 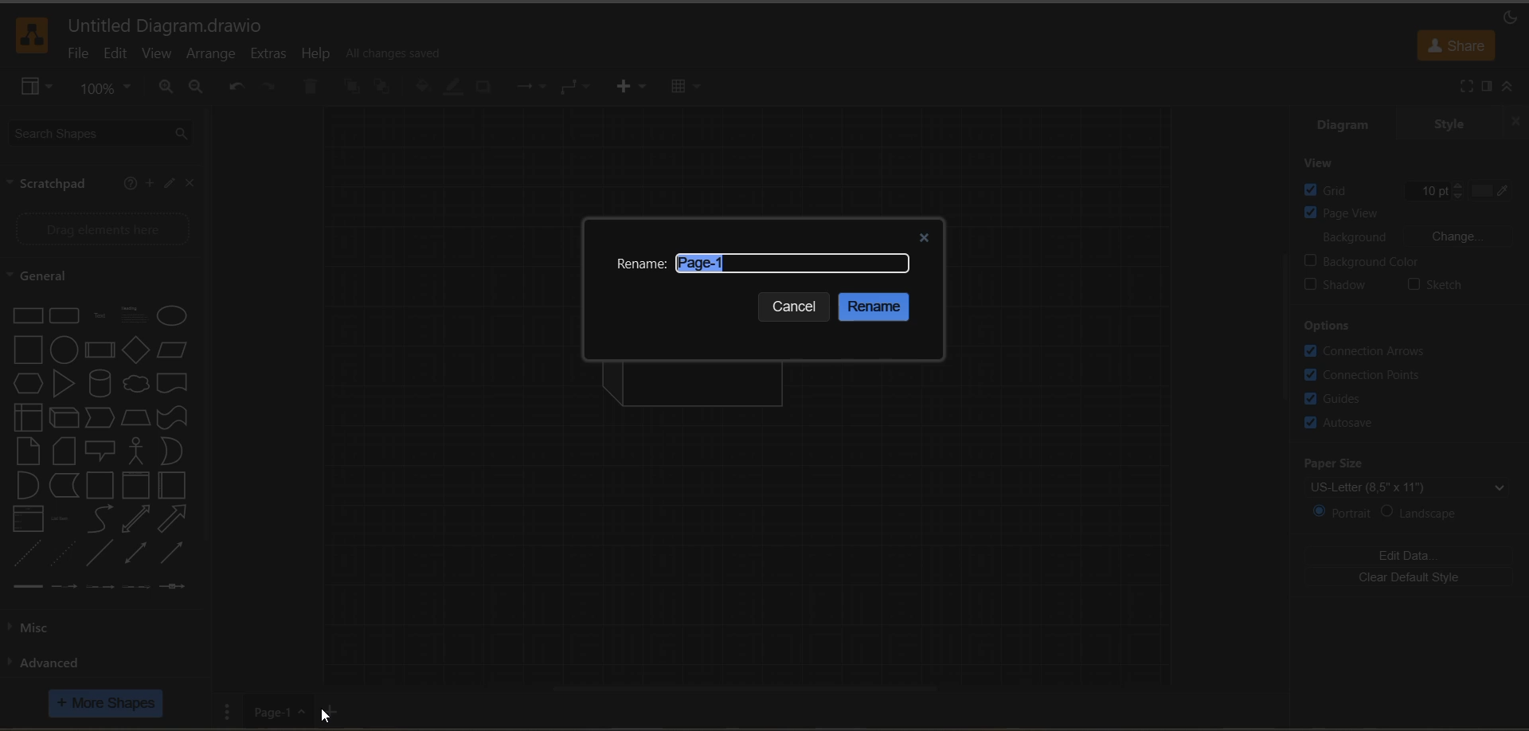 I want to click on portrait, so click(x=1342, y=511).